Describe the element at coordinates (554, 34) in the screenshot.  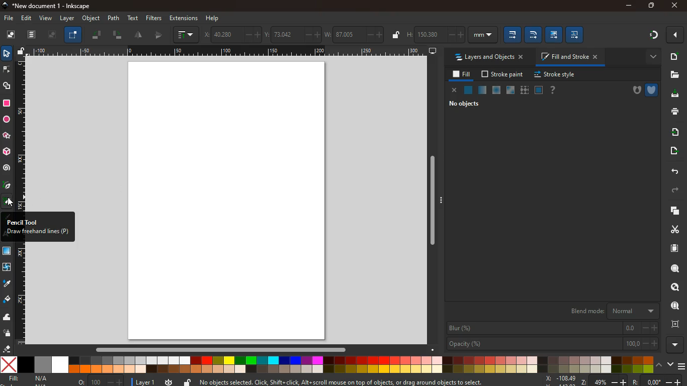
I see `edit` at that location.